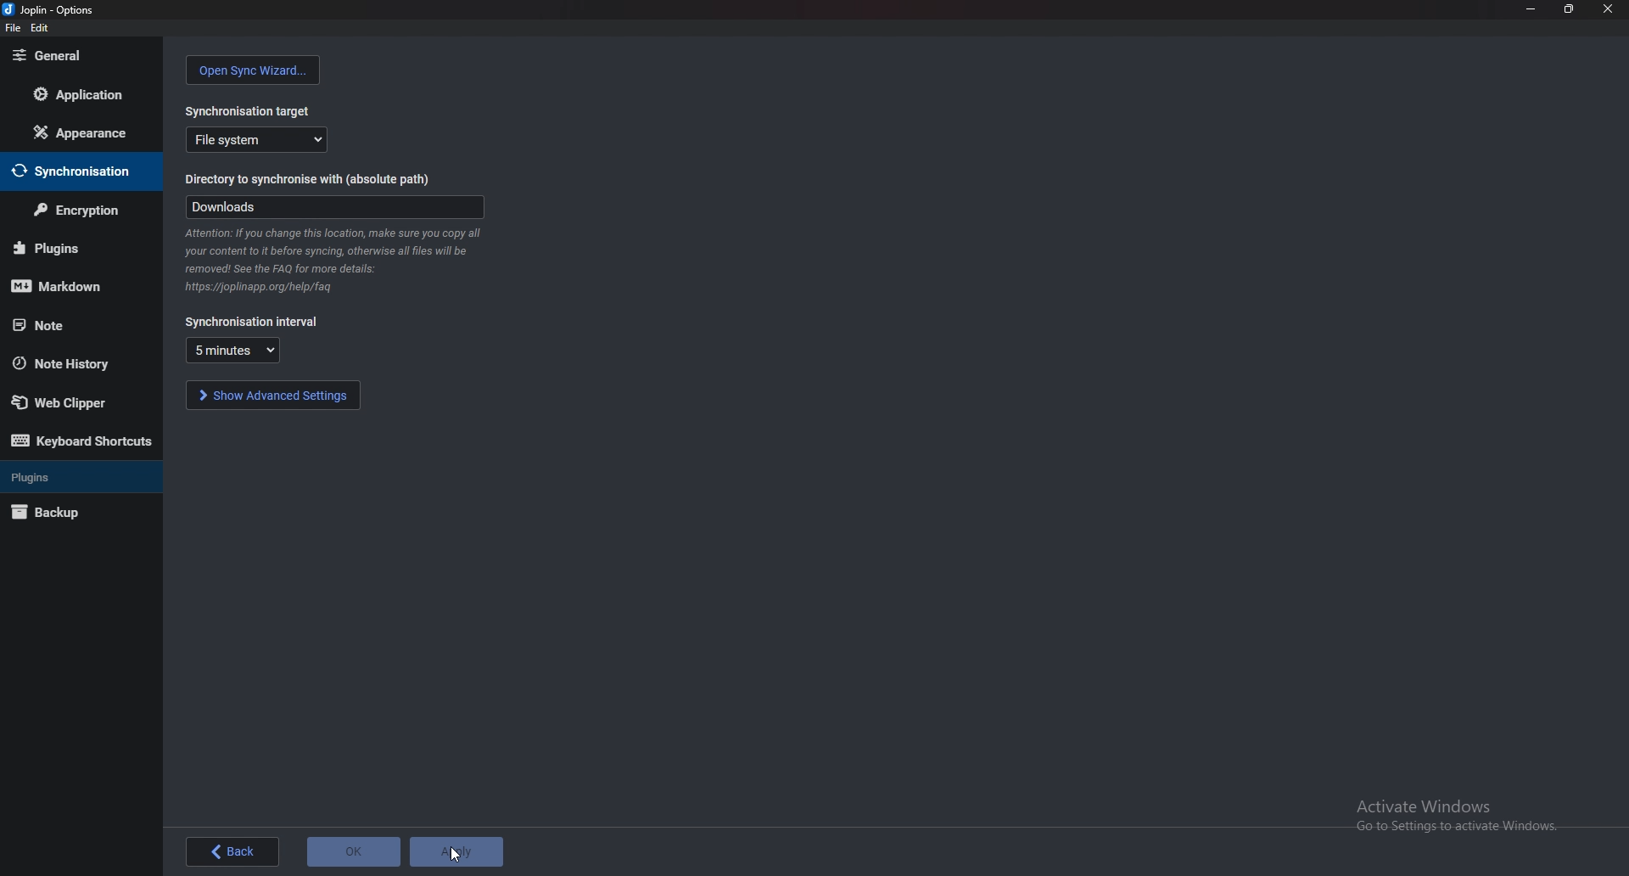 The image size is (1629, 876). What do you see at coordinates (251, 107) in the screenshot?
I see `Synchronization target` at bounding box center [251, 107].